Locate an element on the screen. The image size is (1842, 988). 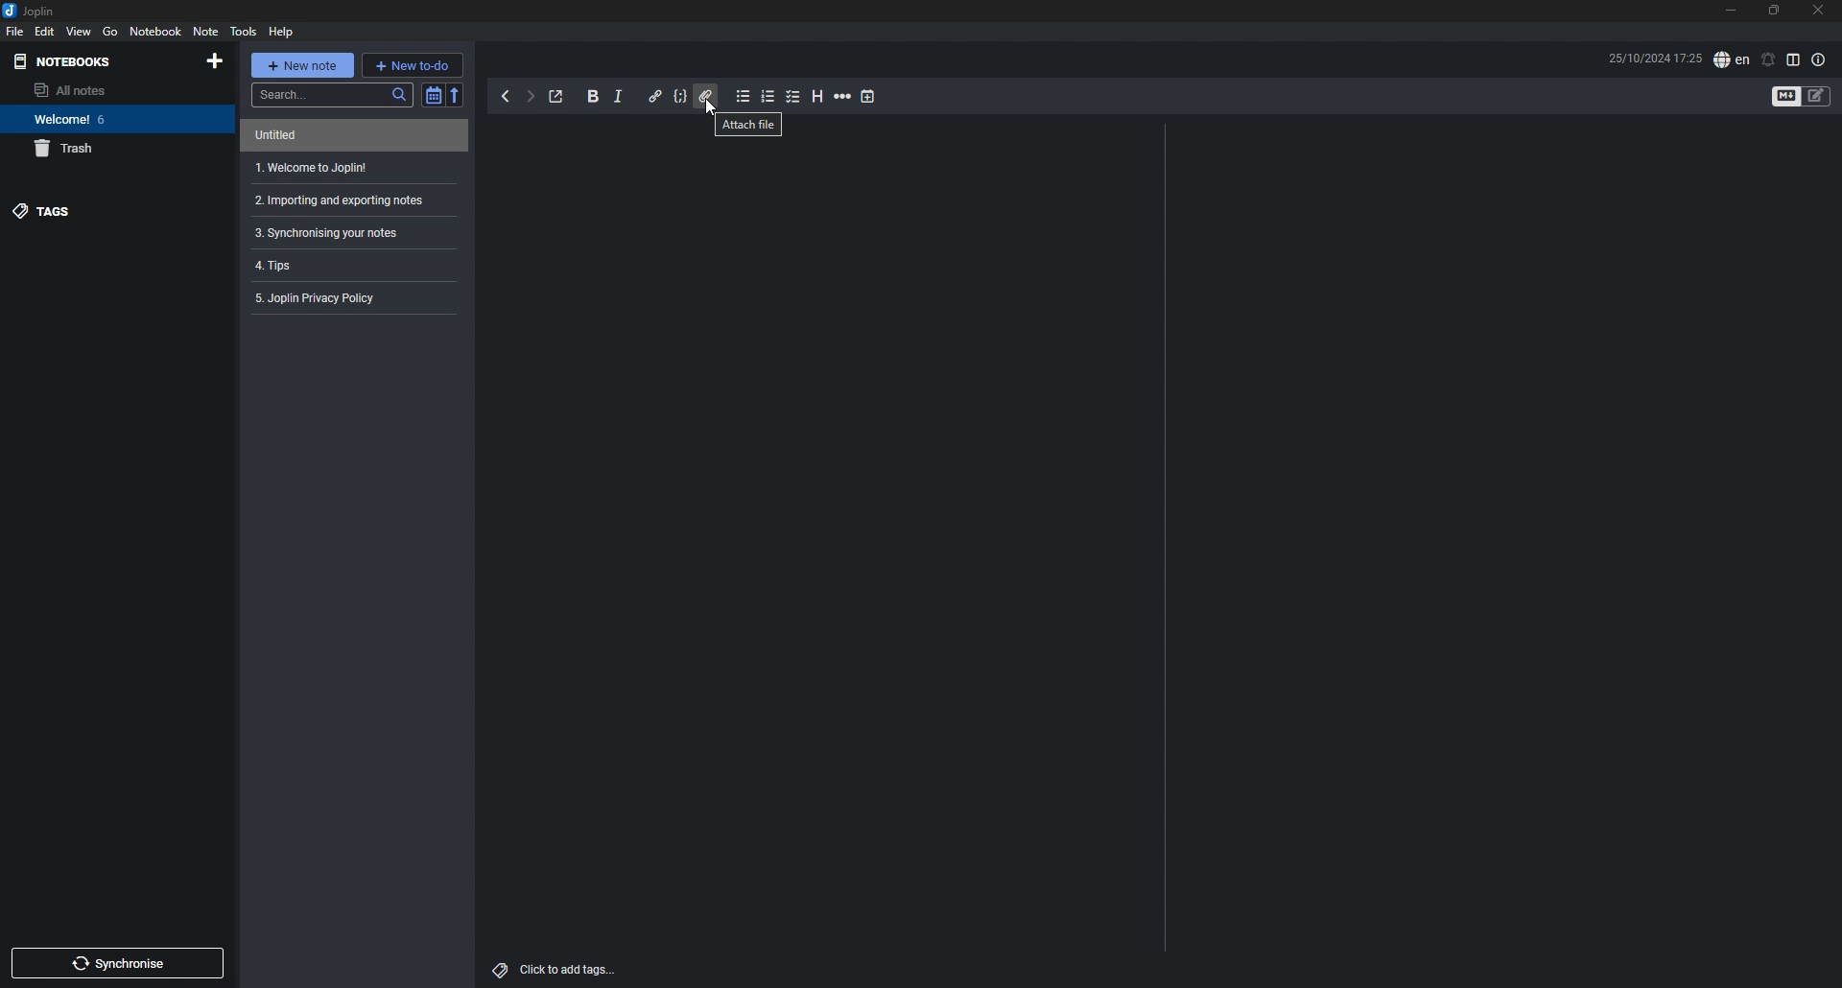
code is located at coordinates (681, 95).